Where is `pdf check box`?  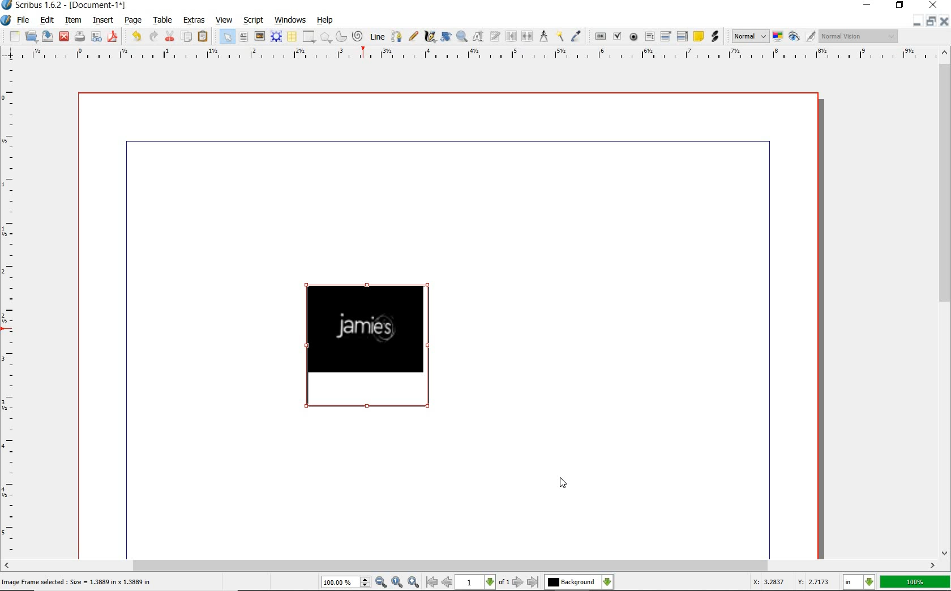 pdf check box is located at coordinates (617, 36).